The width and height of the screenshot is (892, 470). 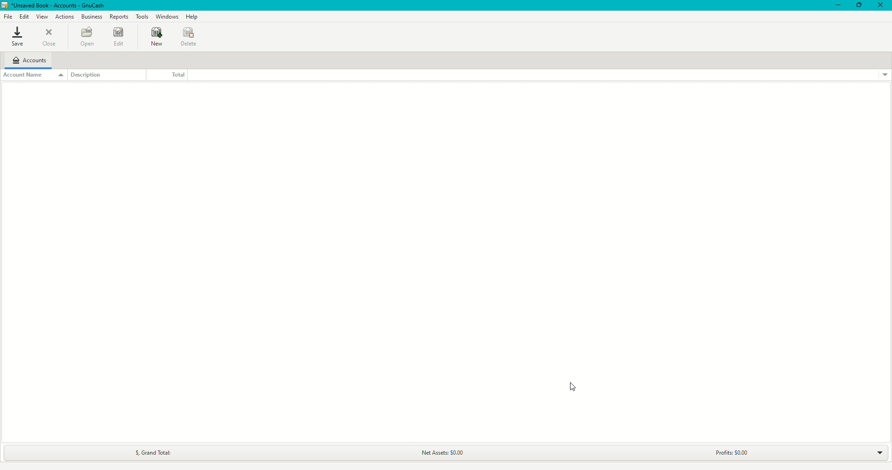 What do you see at coordinates (53, 6) in the screenshot?
I see `GnuCash` at bounding box center [53, 6].